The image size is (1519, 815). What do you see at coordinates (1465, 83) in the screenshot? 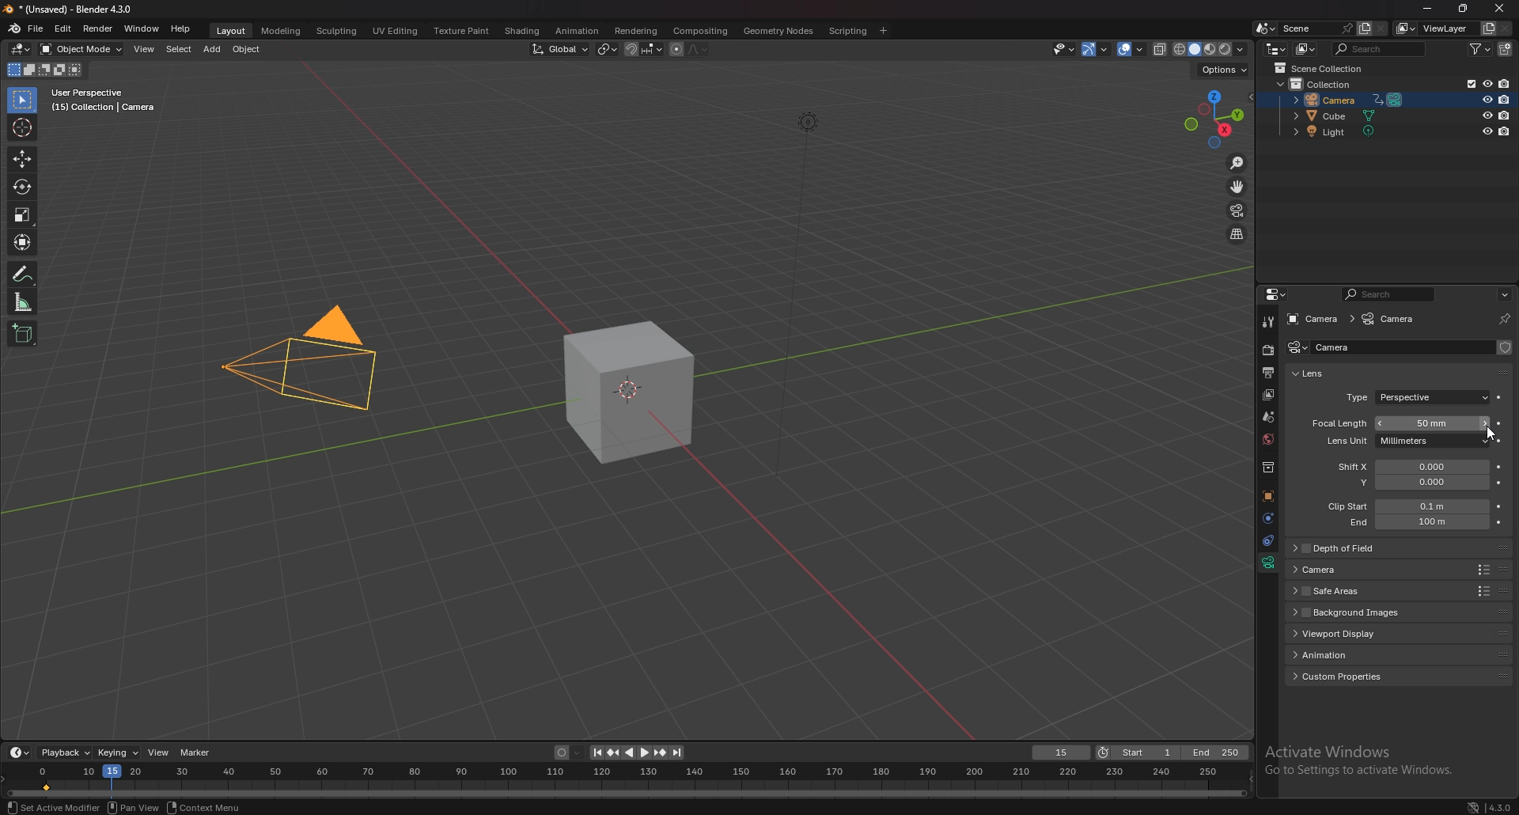
I see `exclude from viewlayer` at bounding box center [1465, 83].